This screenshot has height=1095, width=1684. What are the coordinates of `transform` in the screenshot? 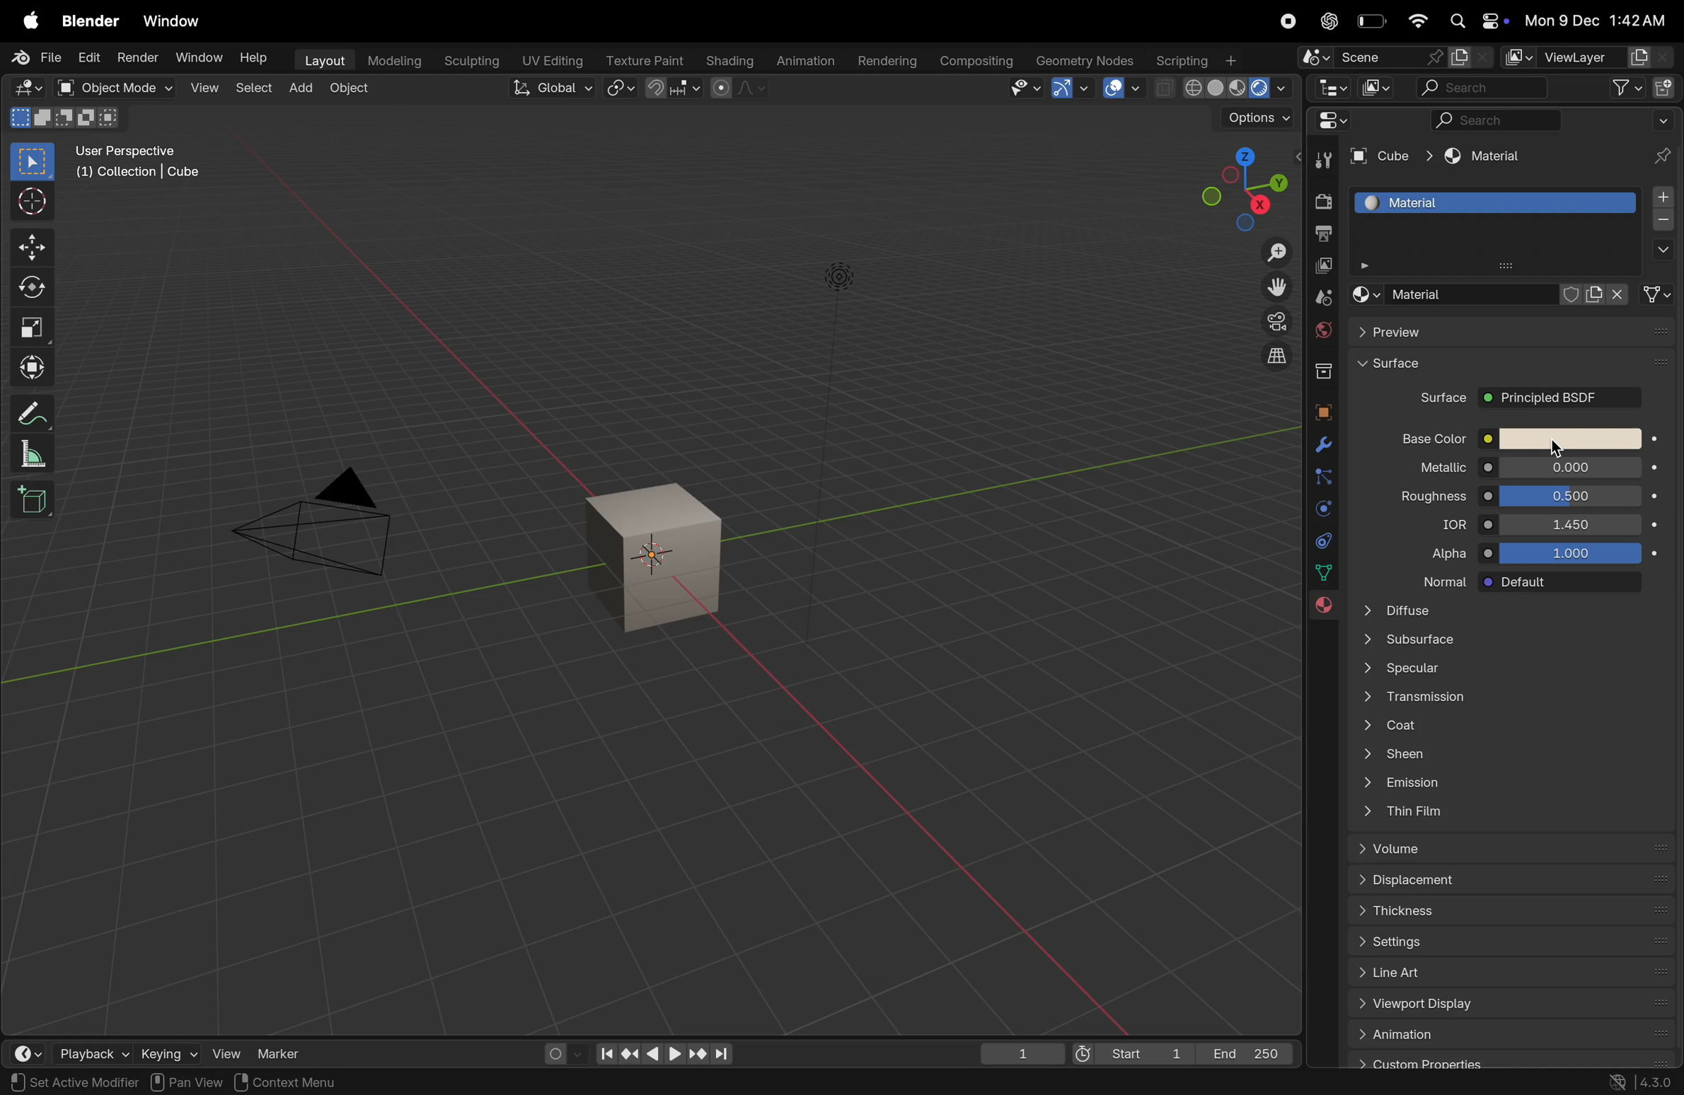 It's located at (31, 368).